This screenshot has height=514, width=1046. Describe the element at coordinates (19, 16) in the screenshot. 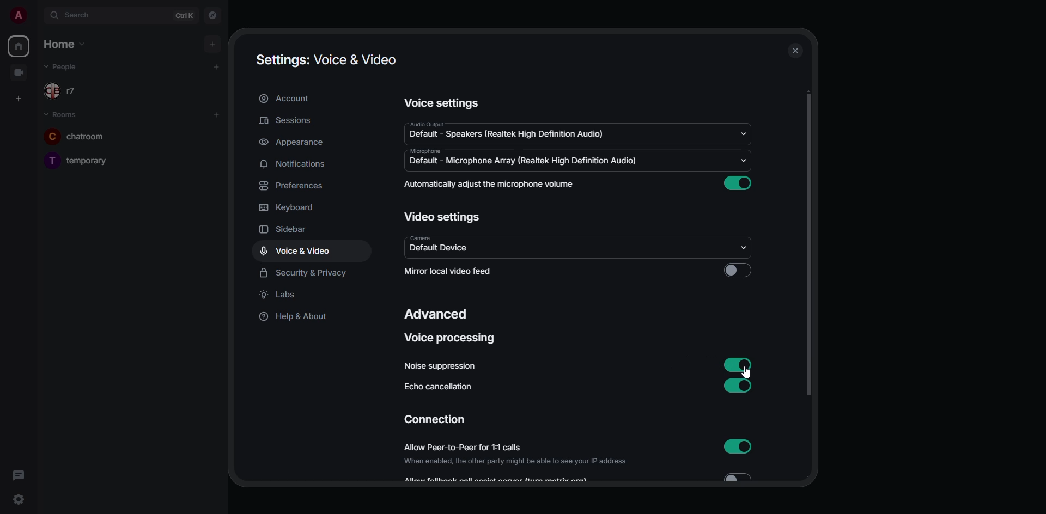

I see `profile` at that location.